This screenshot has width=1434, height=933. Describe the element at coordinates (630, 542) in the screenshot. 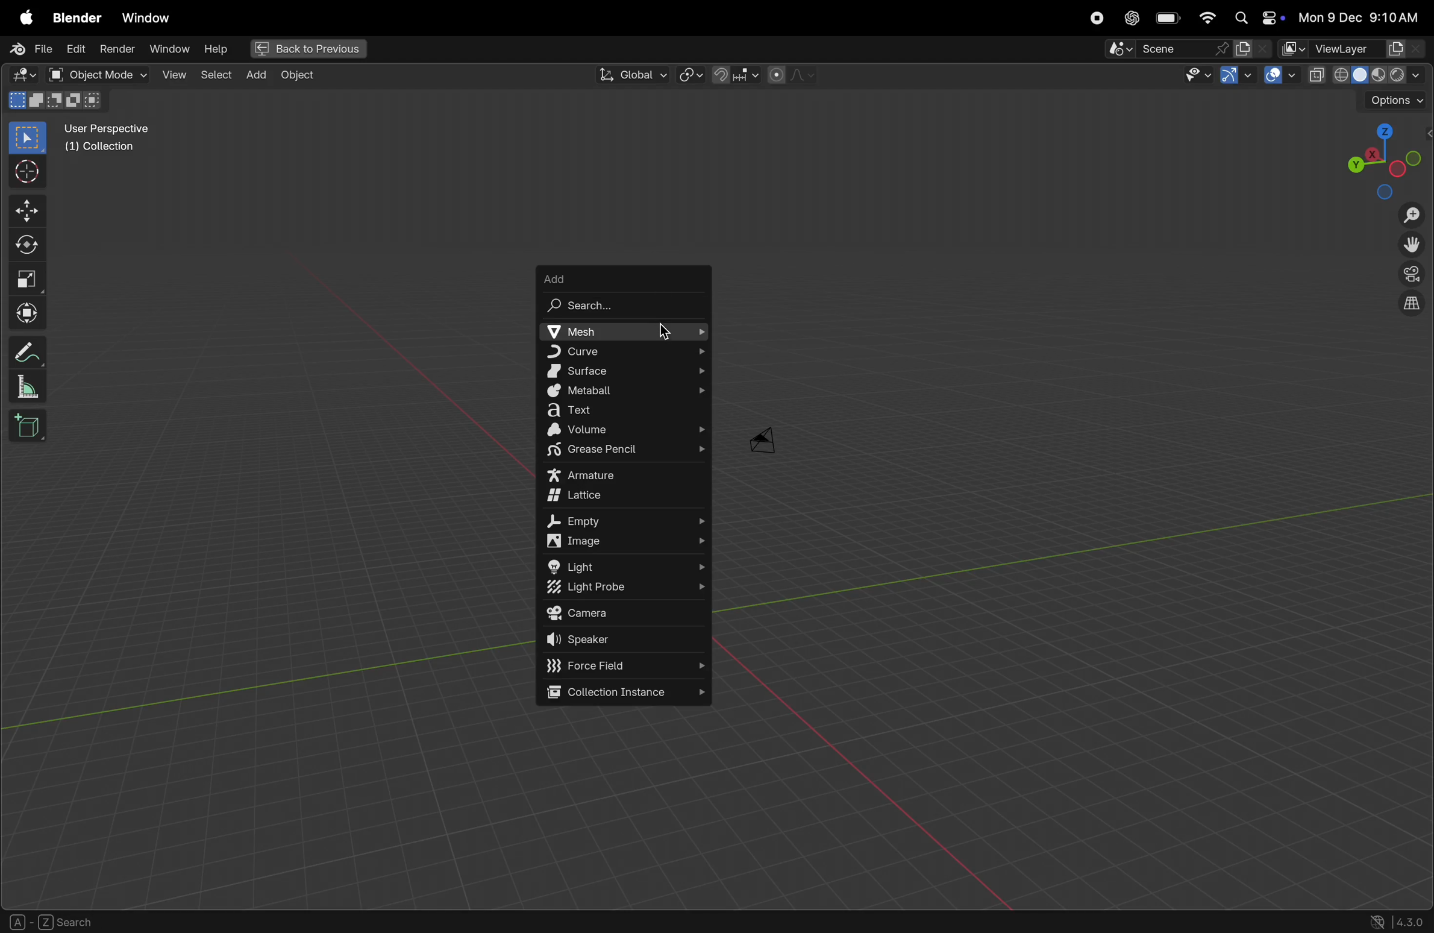

I see `image` at that location.